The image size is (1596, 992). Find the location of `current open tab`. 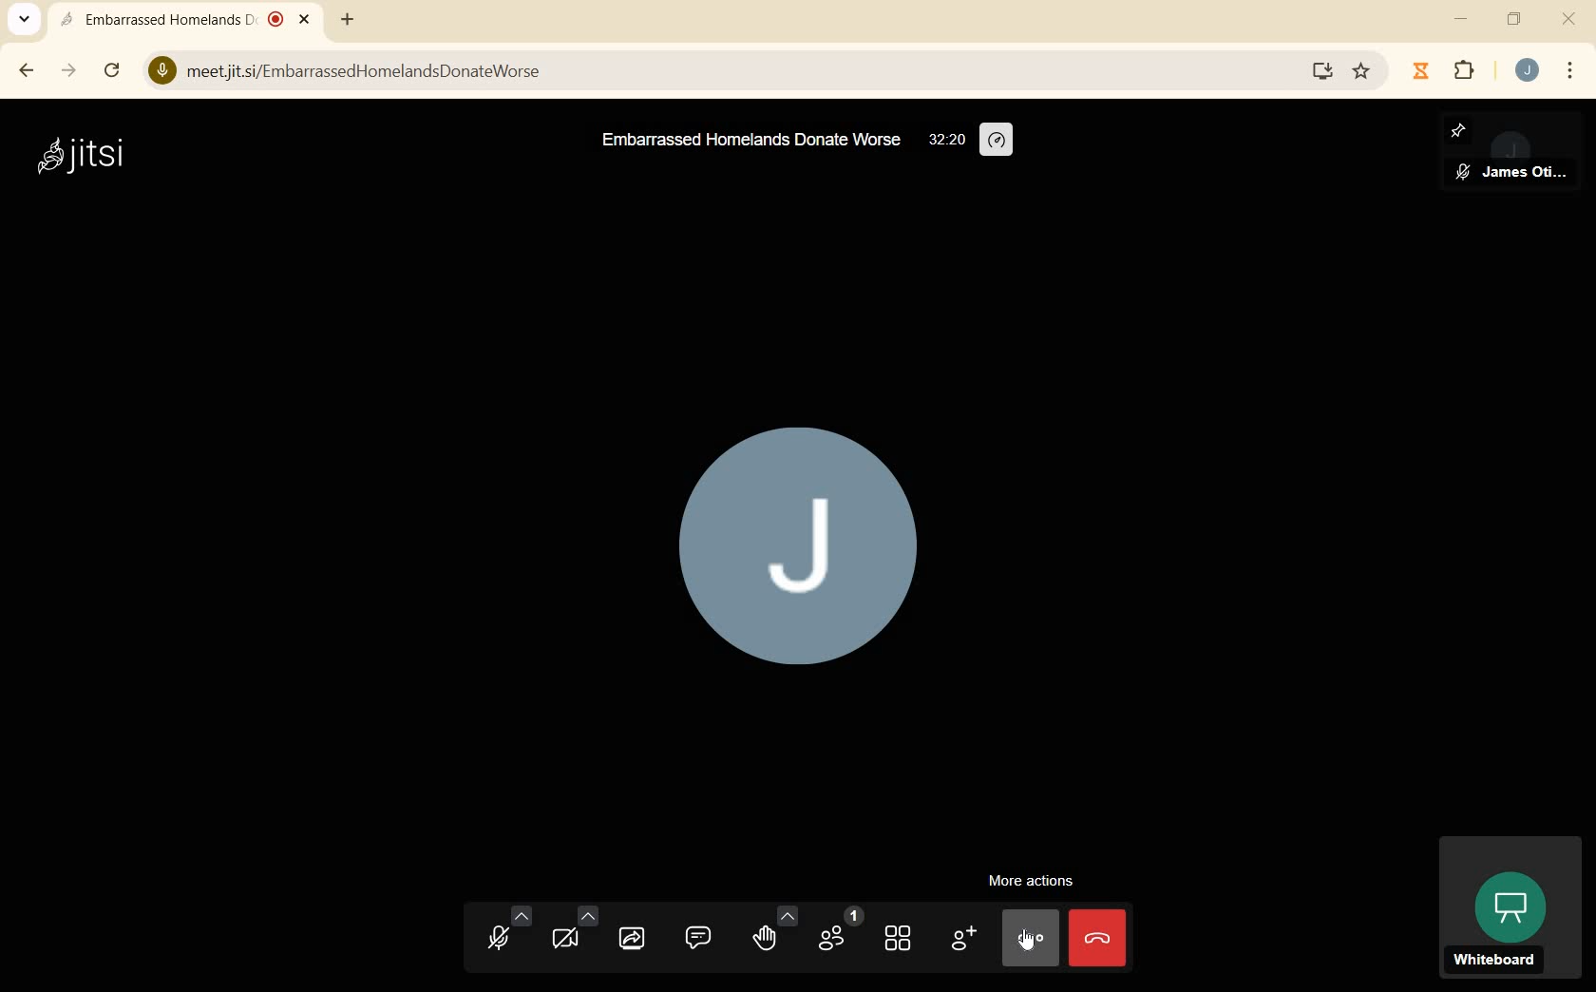

current open tab is located at coordinates (190, 22).